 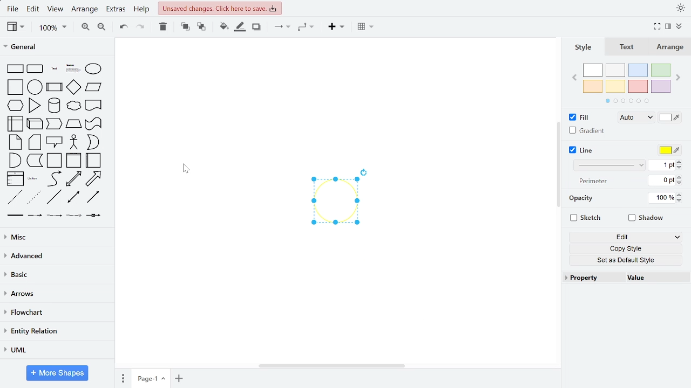 I want to click on sketch, so click(x=588, y=218).